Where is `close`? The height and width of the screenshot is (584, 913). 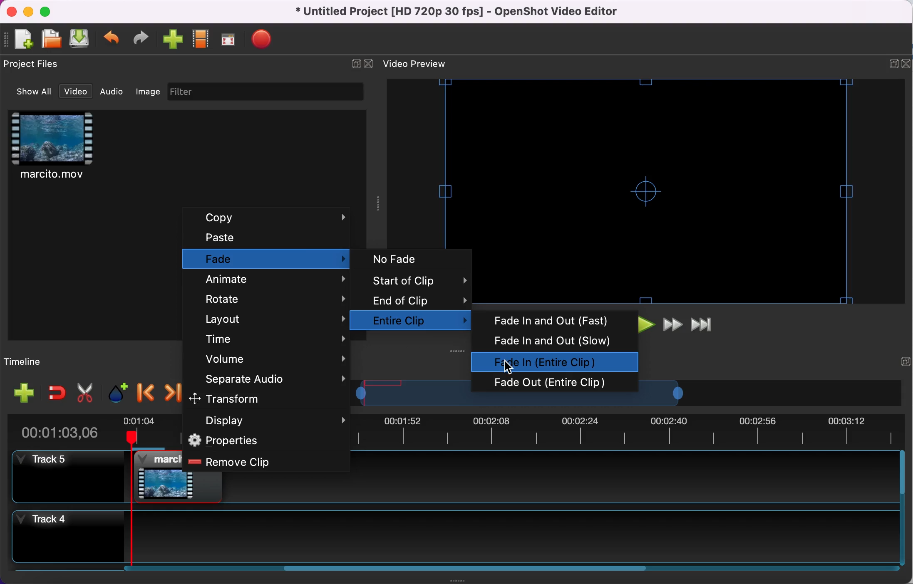 close is located at coordinates (906, 65).